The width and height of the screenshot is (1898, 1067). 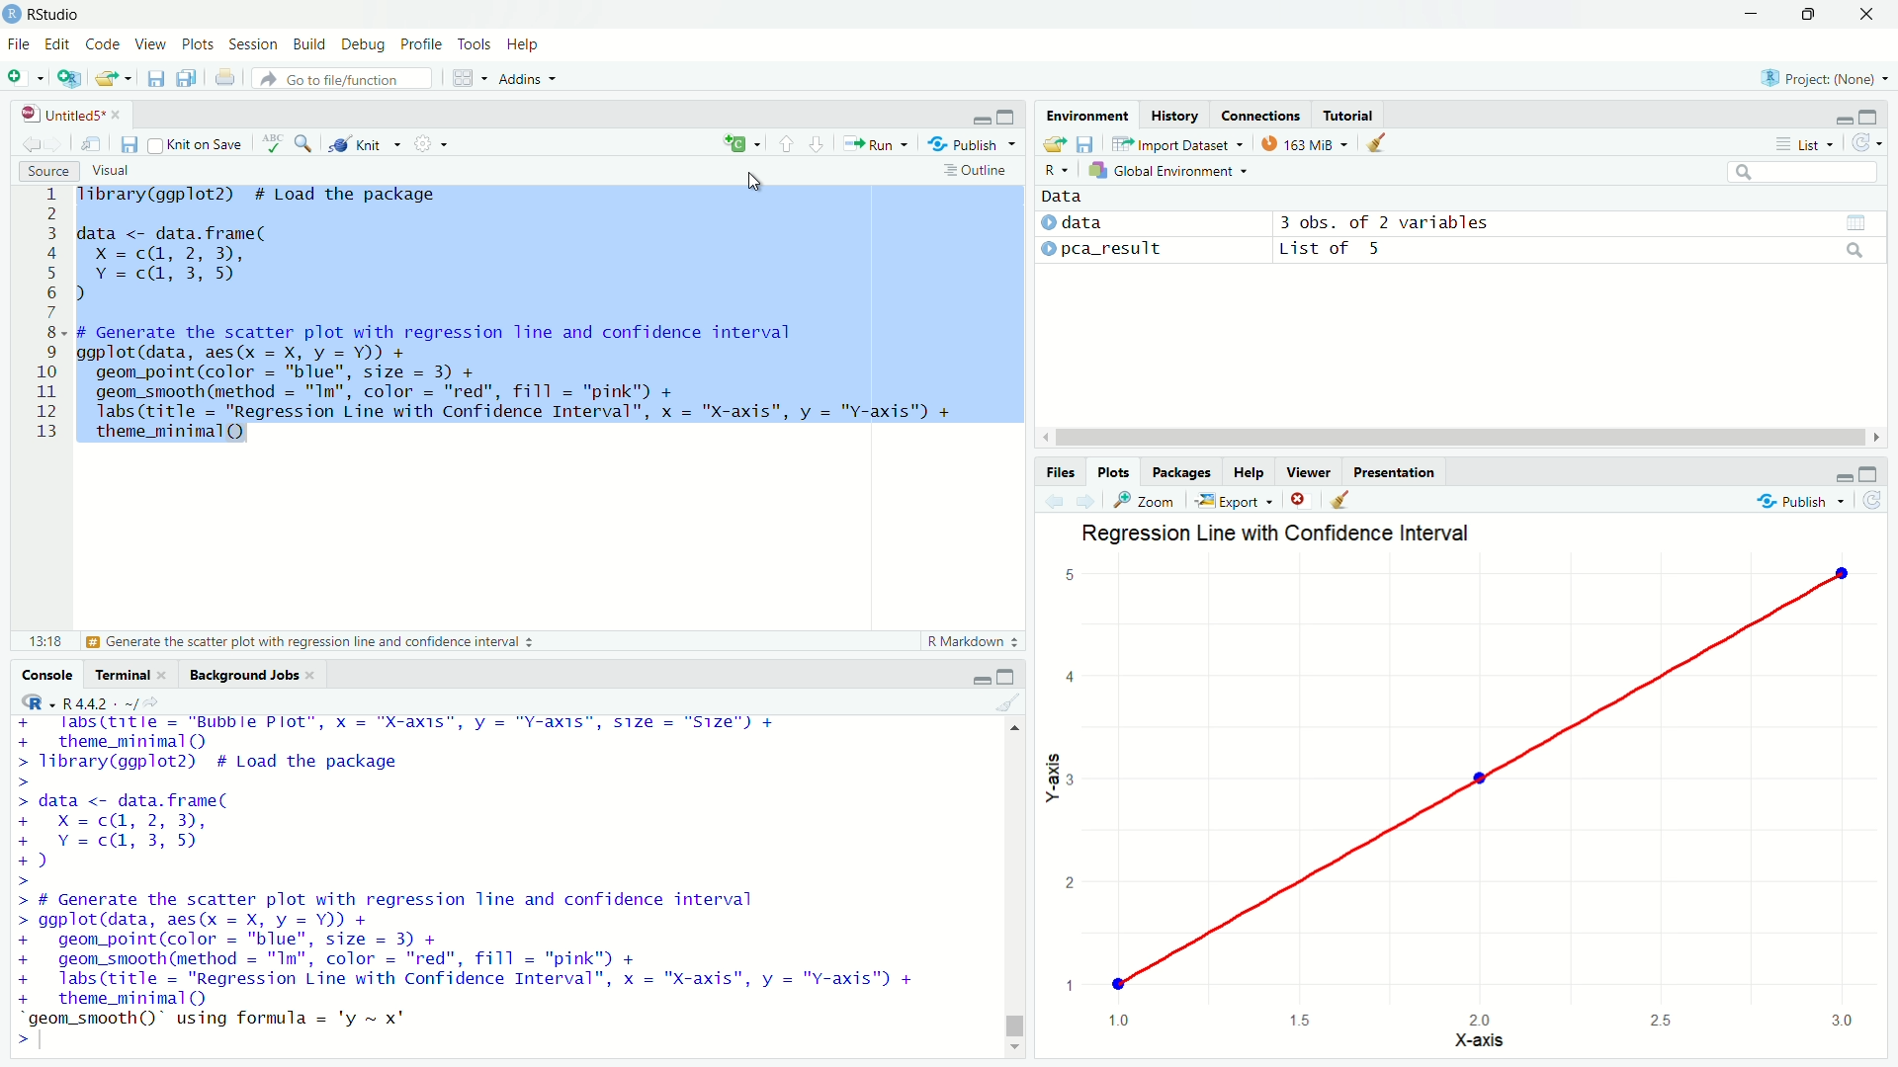 I want to click on Go to next section/chunk, so click(x=816, y=141).